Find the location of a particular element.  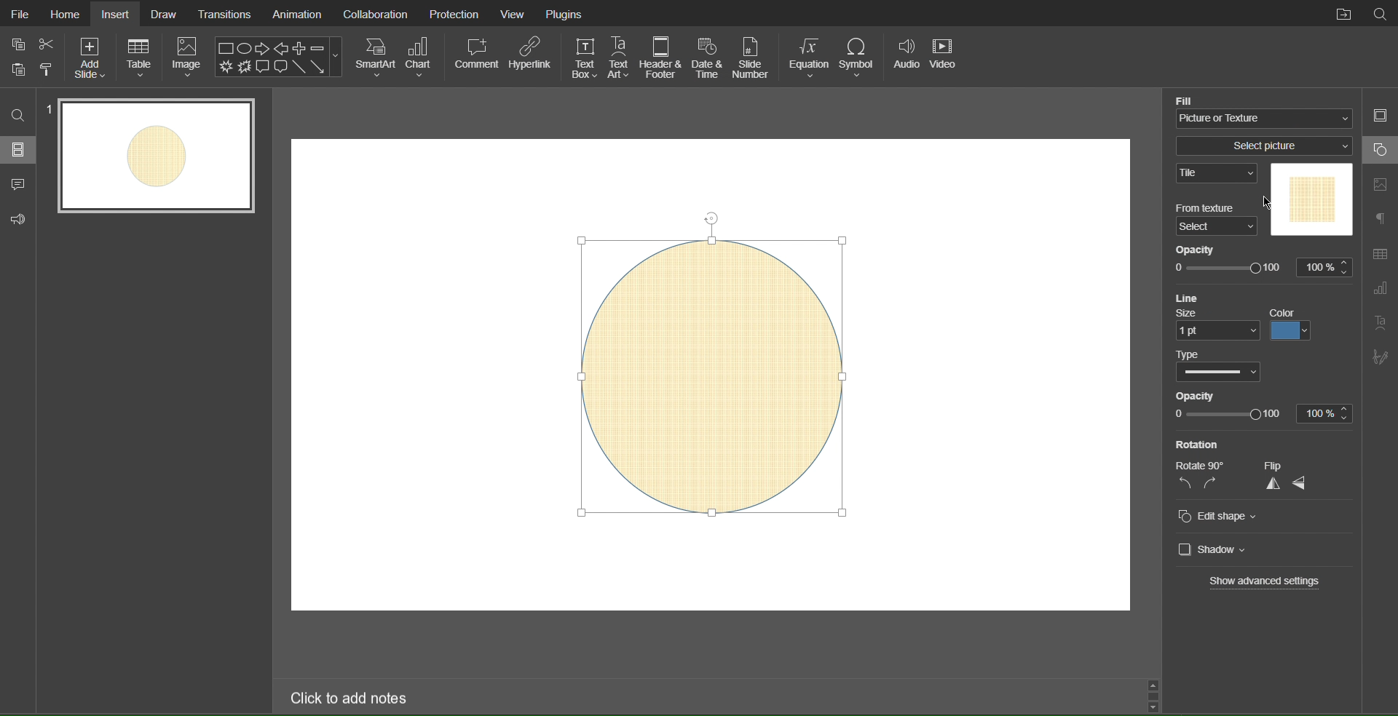

scroll up is located at coordinates (1150, 684).